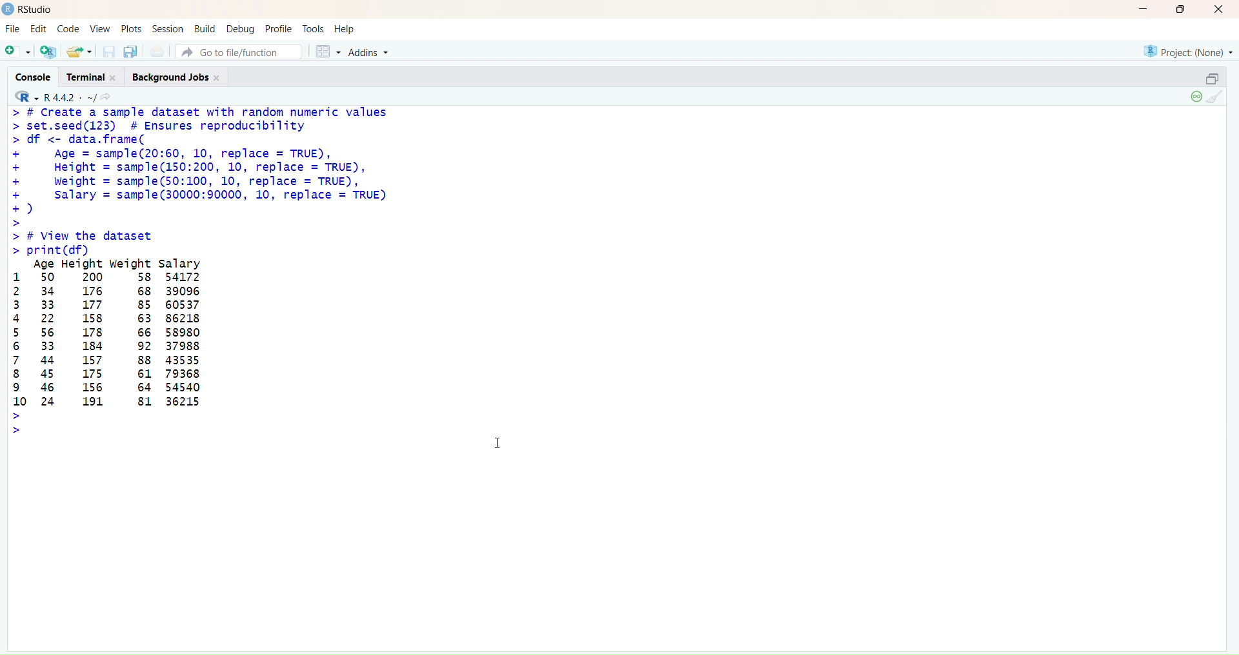  What do you see at coordinates (325, 51) in the screenshot?
I see `Workspace panes` at bounding box center [325, 51].